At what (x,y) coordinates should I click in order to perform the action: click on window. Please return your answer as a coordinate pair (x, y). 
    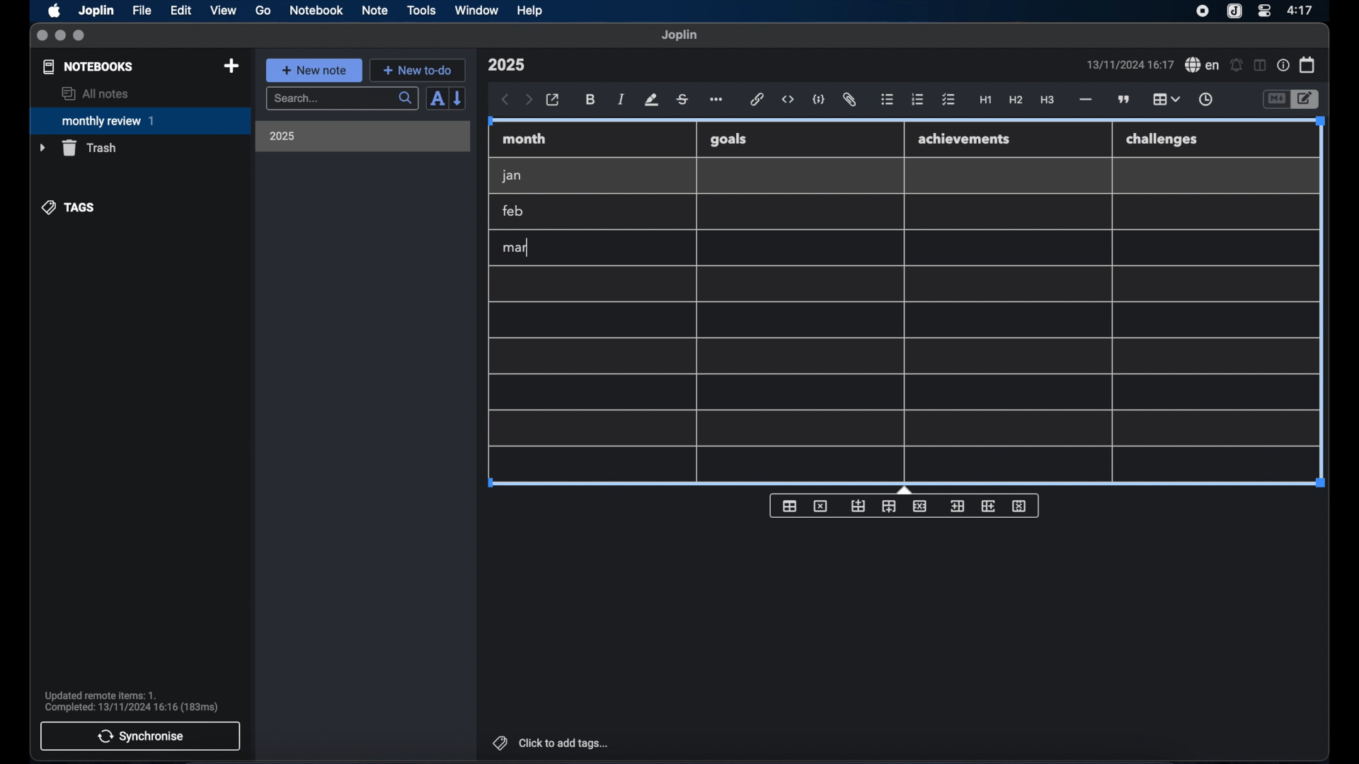
    Looking at the image, I should click on (477, 10).